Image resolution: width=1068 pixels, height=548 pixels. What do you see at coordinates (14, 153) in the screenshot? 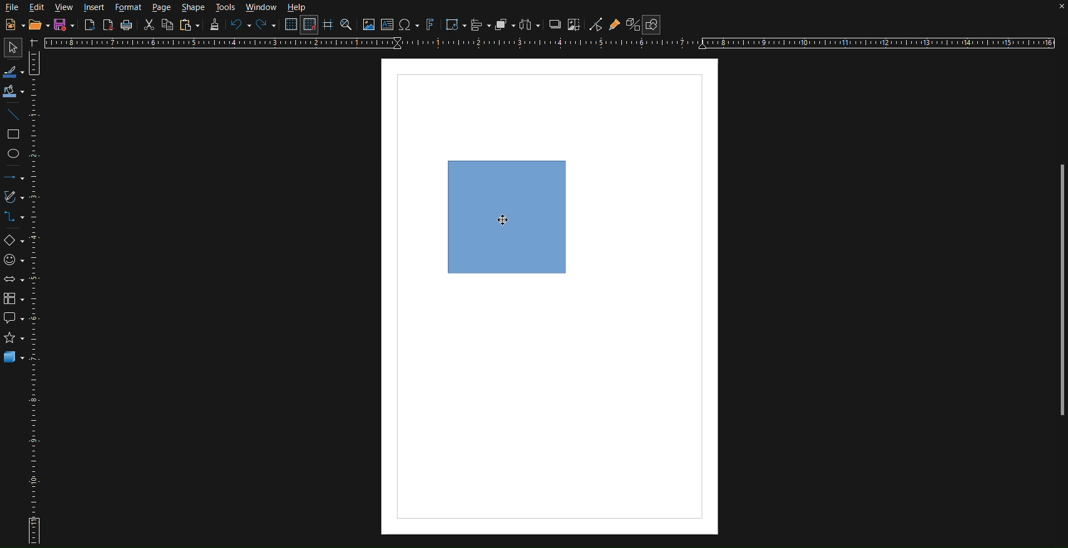
I see `Circle` at bounding box center [14, 153].